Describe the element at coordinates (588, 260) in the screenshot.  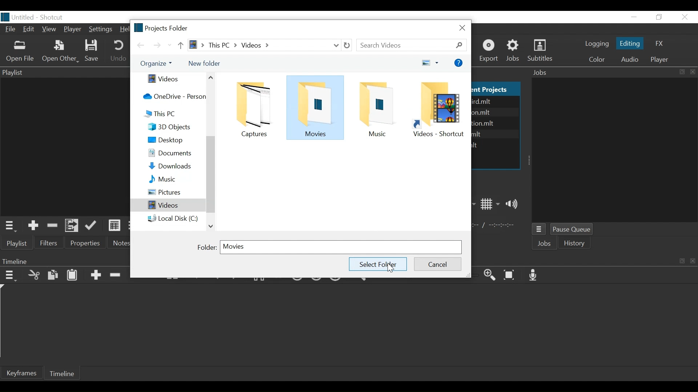
I see `Timeline Panel` at that location.